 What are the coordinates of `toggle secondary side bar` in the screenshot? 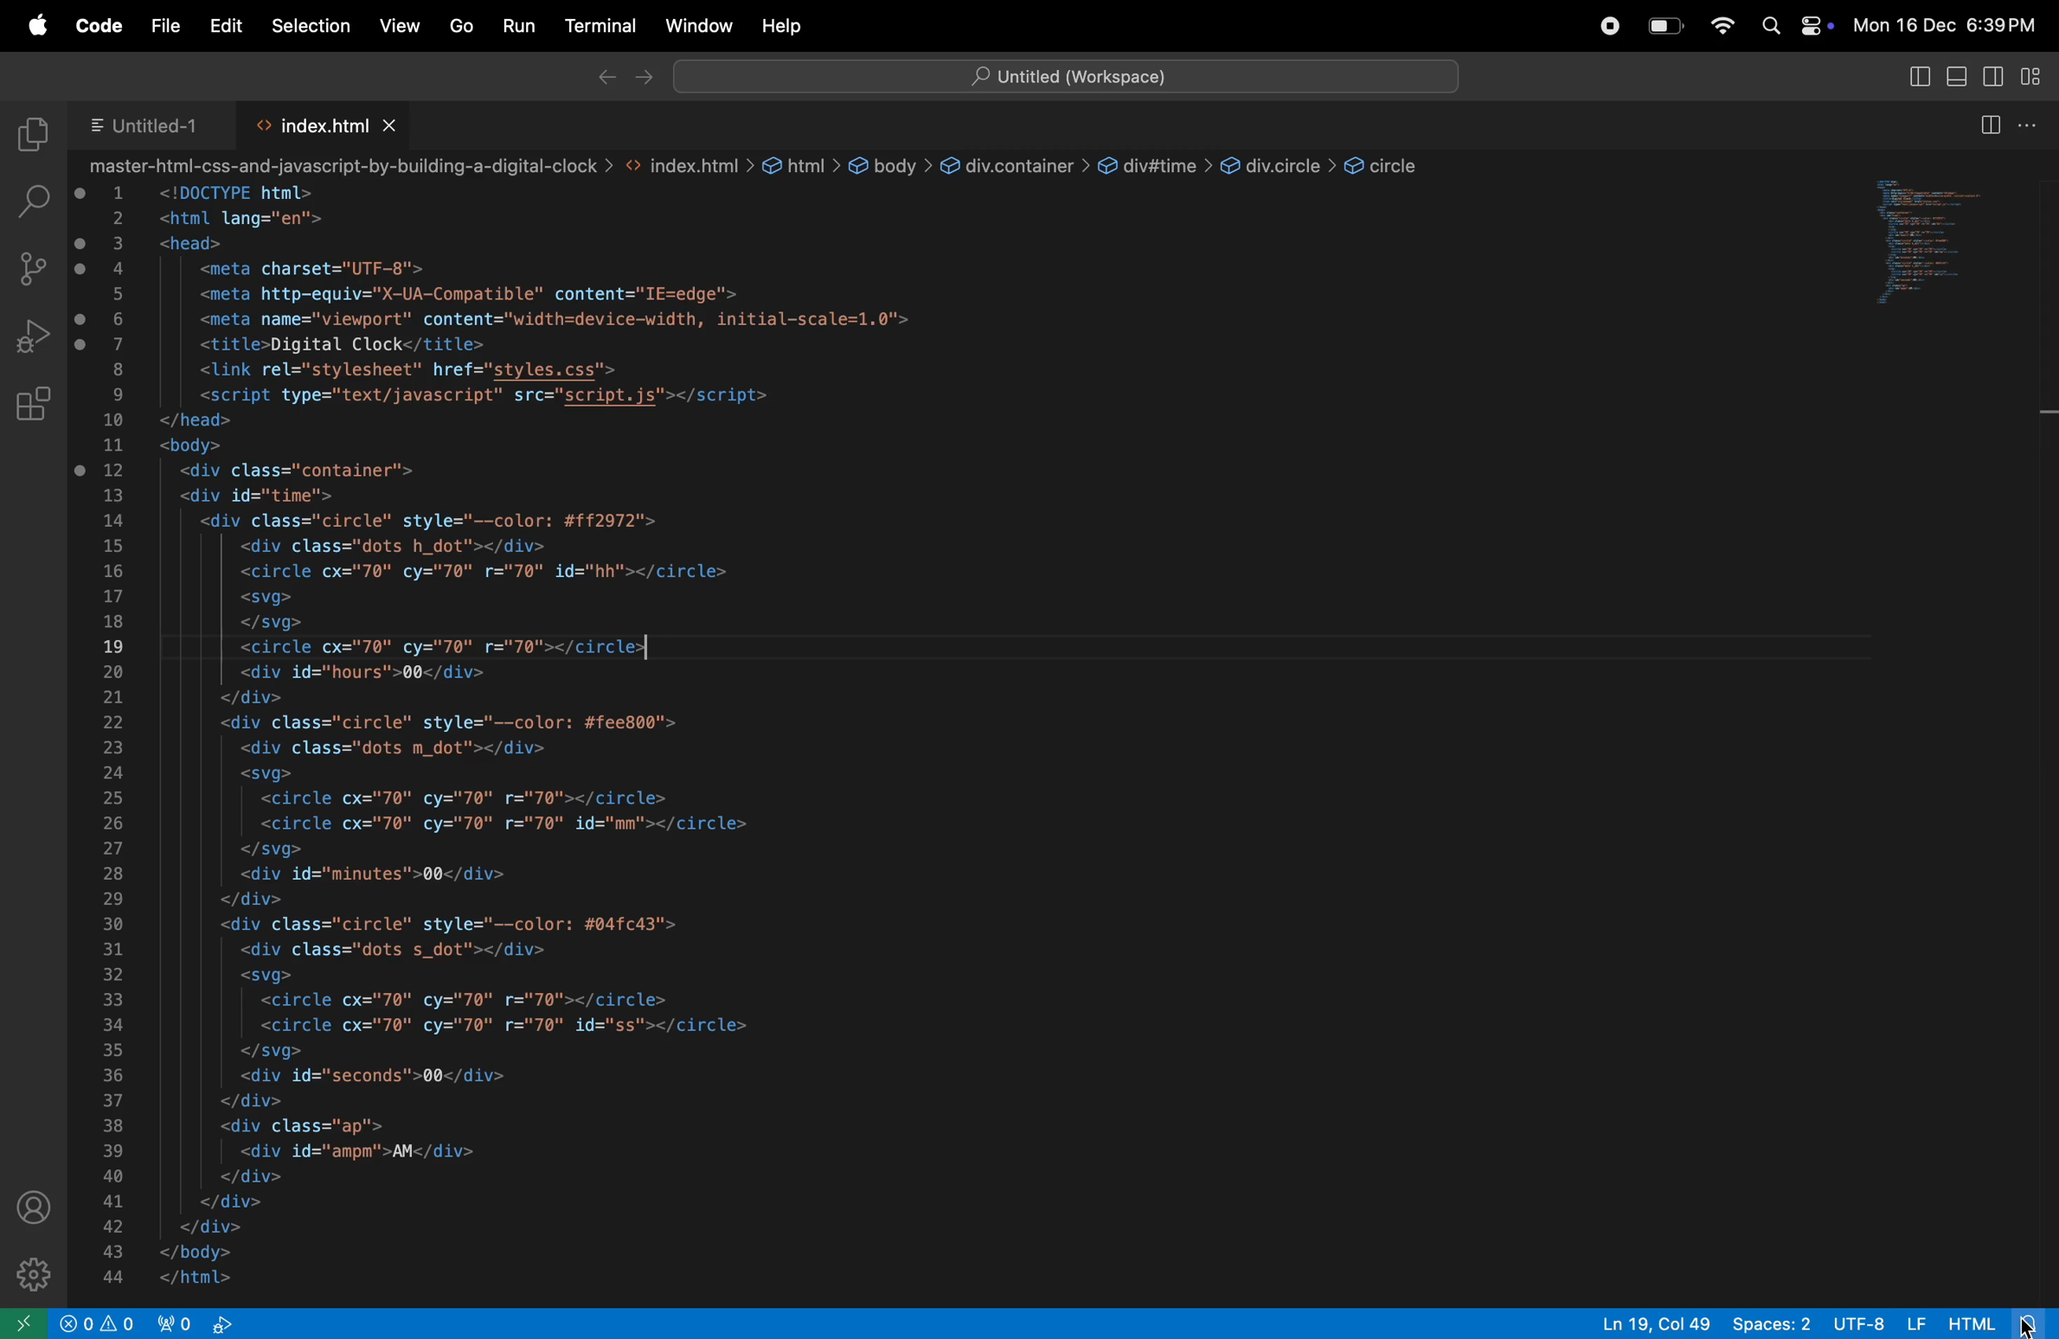 It's located at (1992, 75).